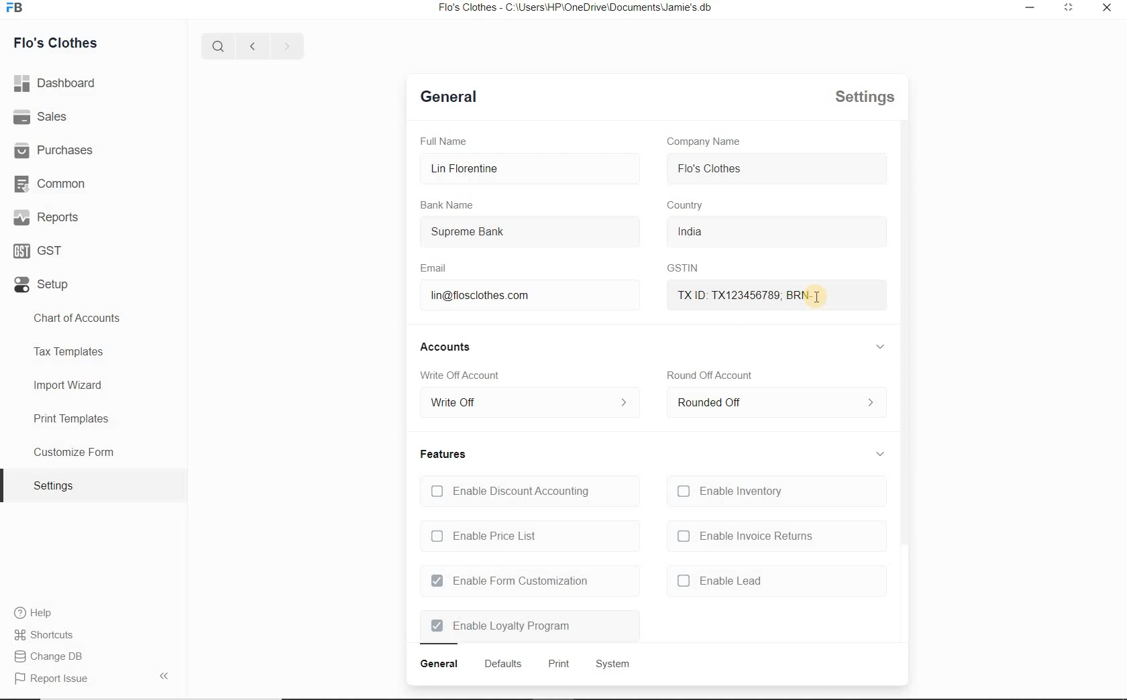 The image size is (1127, 700). What do you see at coordinates (55, 658) in the screenshot?
I see `Report Issue` at bounding box center [55, 658].